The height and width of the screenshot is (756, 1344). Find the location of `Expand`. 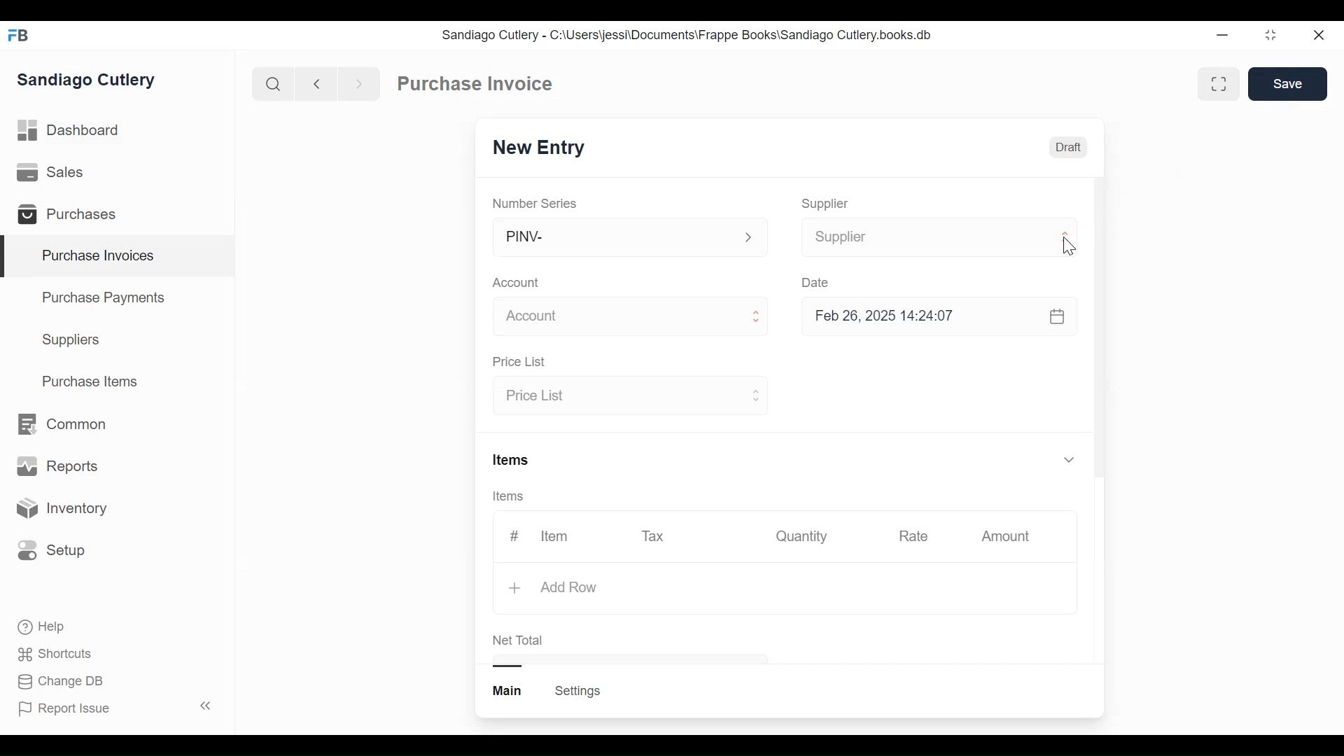

Expand is located at coordinates (1065, 237).